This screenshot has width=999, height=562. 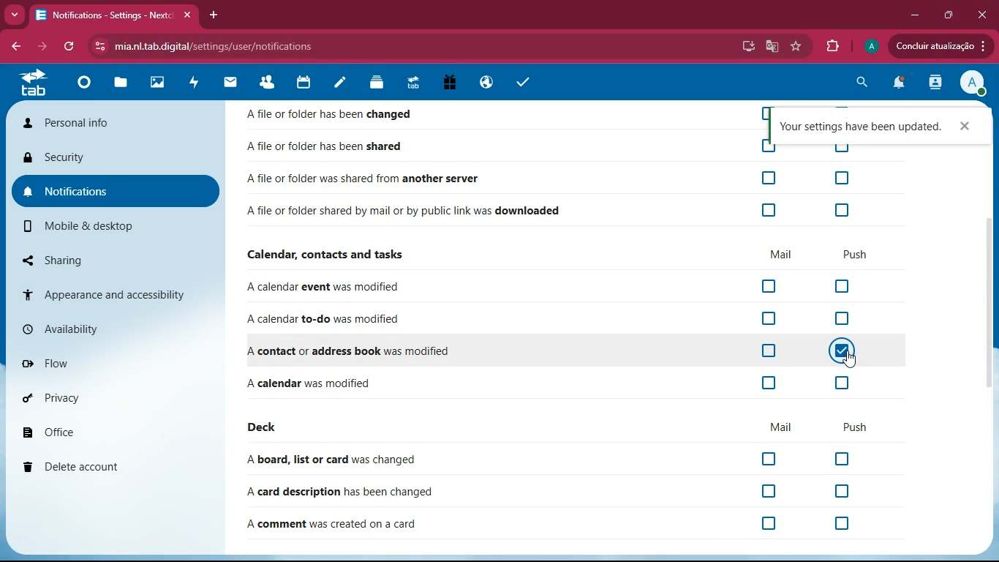 I want to click on push, so click(x=861, y=254).